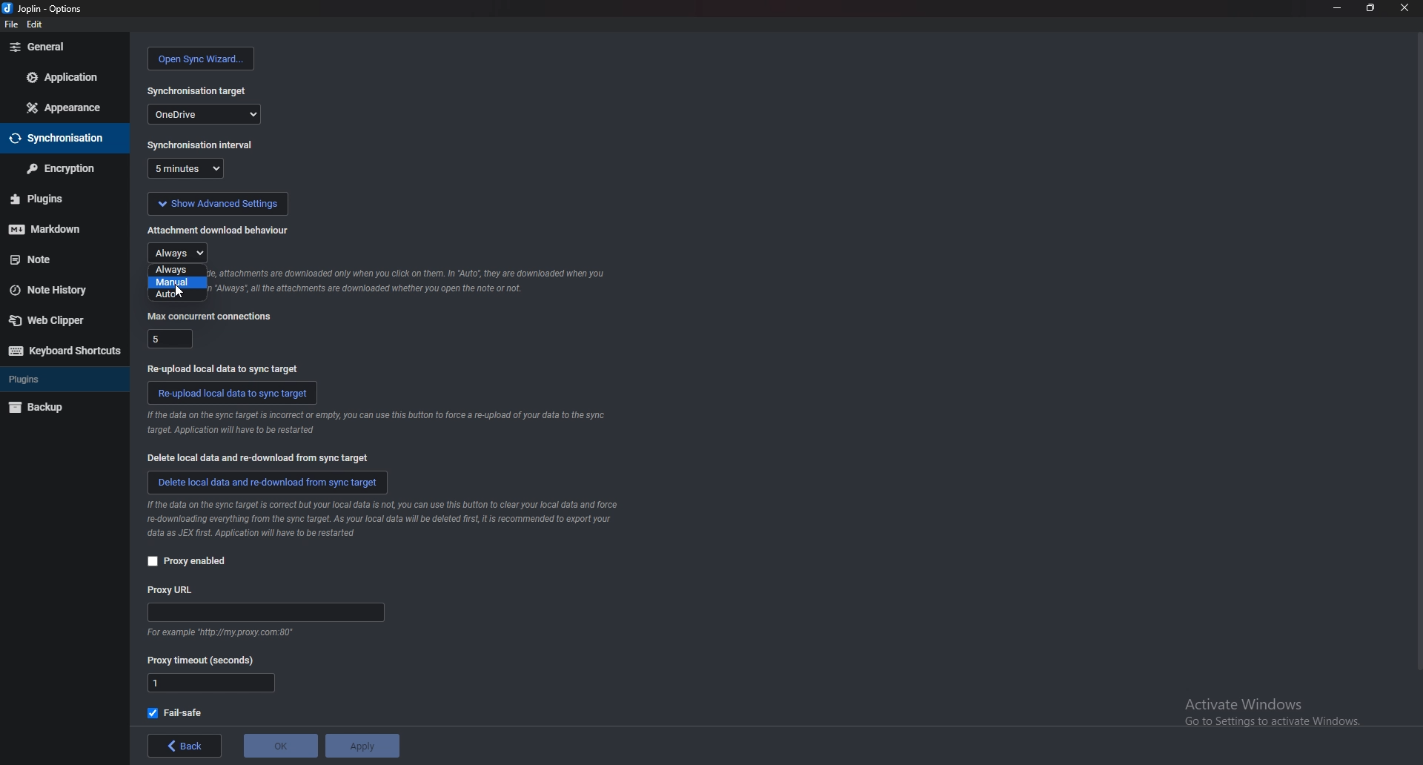  I want to click on always, so click(179, 252).